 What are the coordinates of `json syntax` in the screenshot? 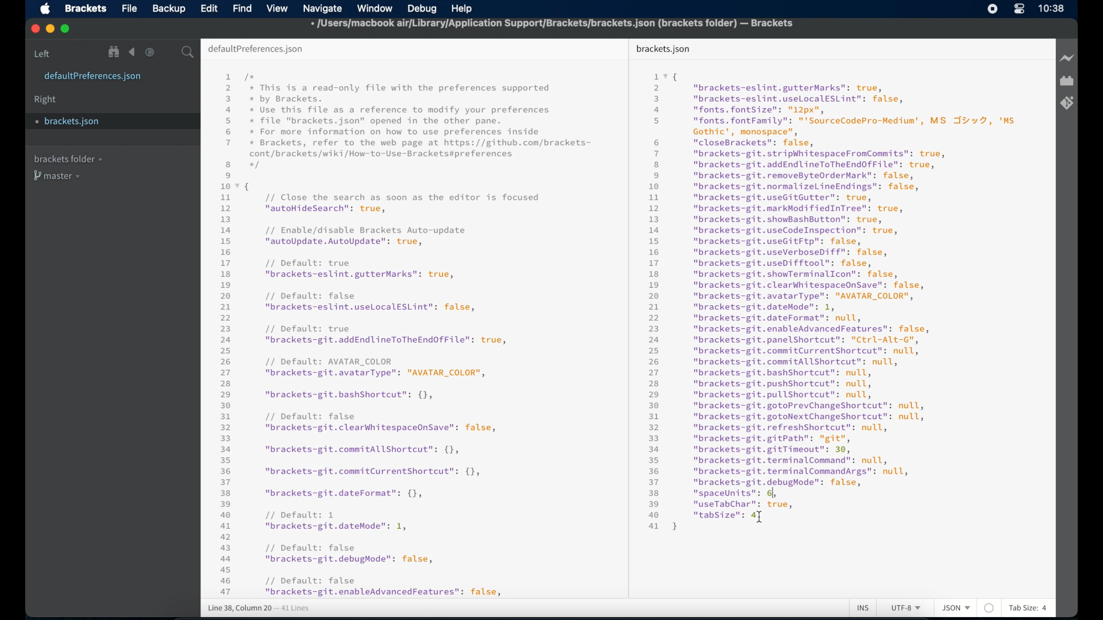 It's located at (405, 334).